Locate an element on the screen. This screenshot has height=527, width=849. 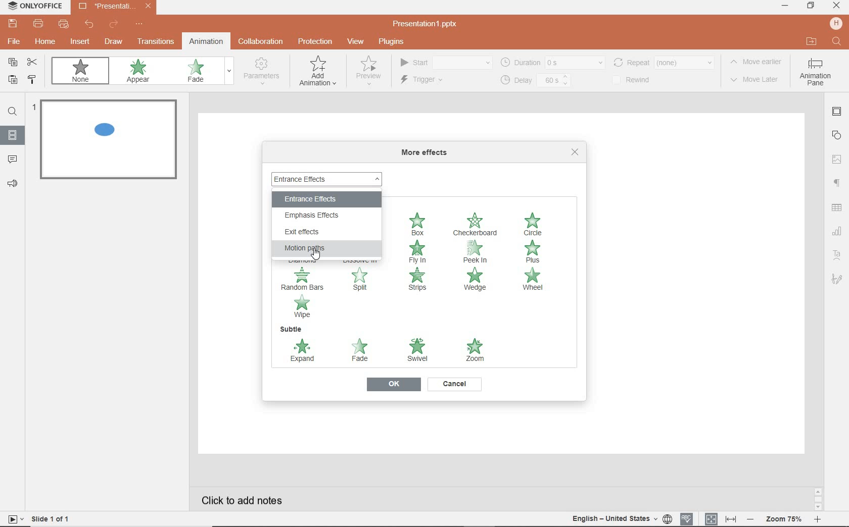
insert is located at coordinates (78, 42).